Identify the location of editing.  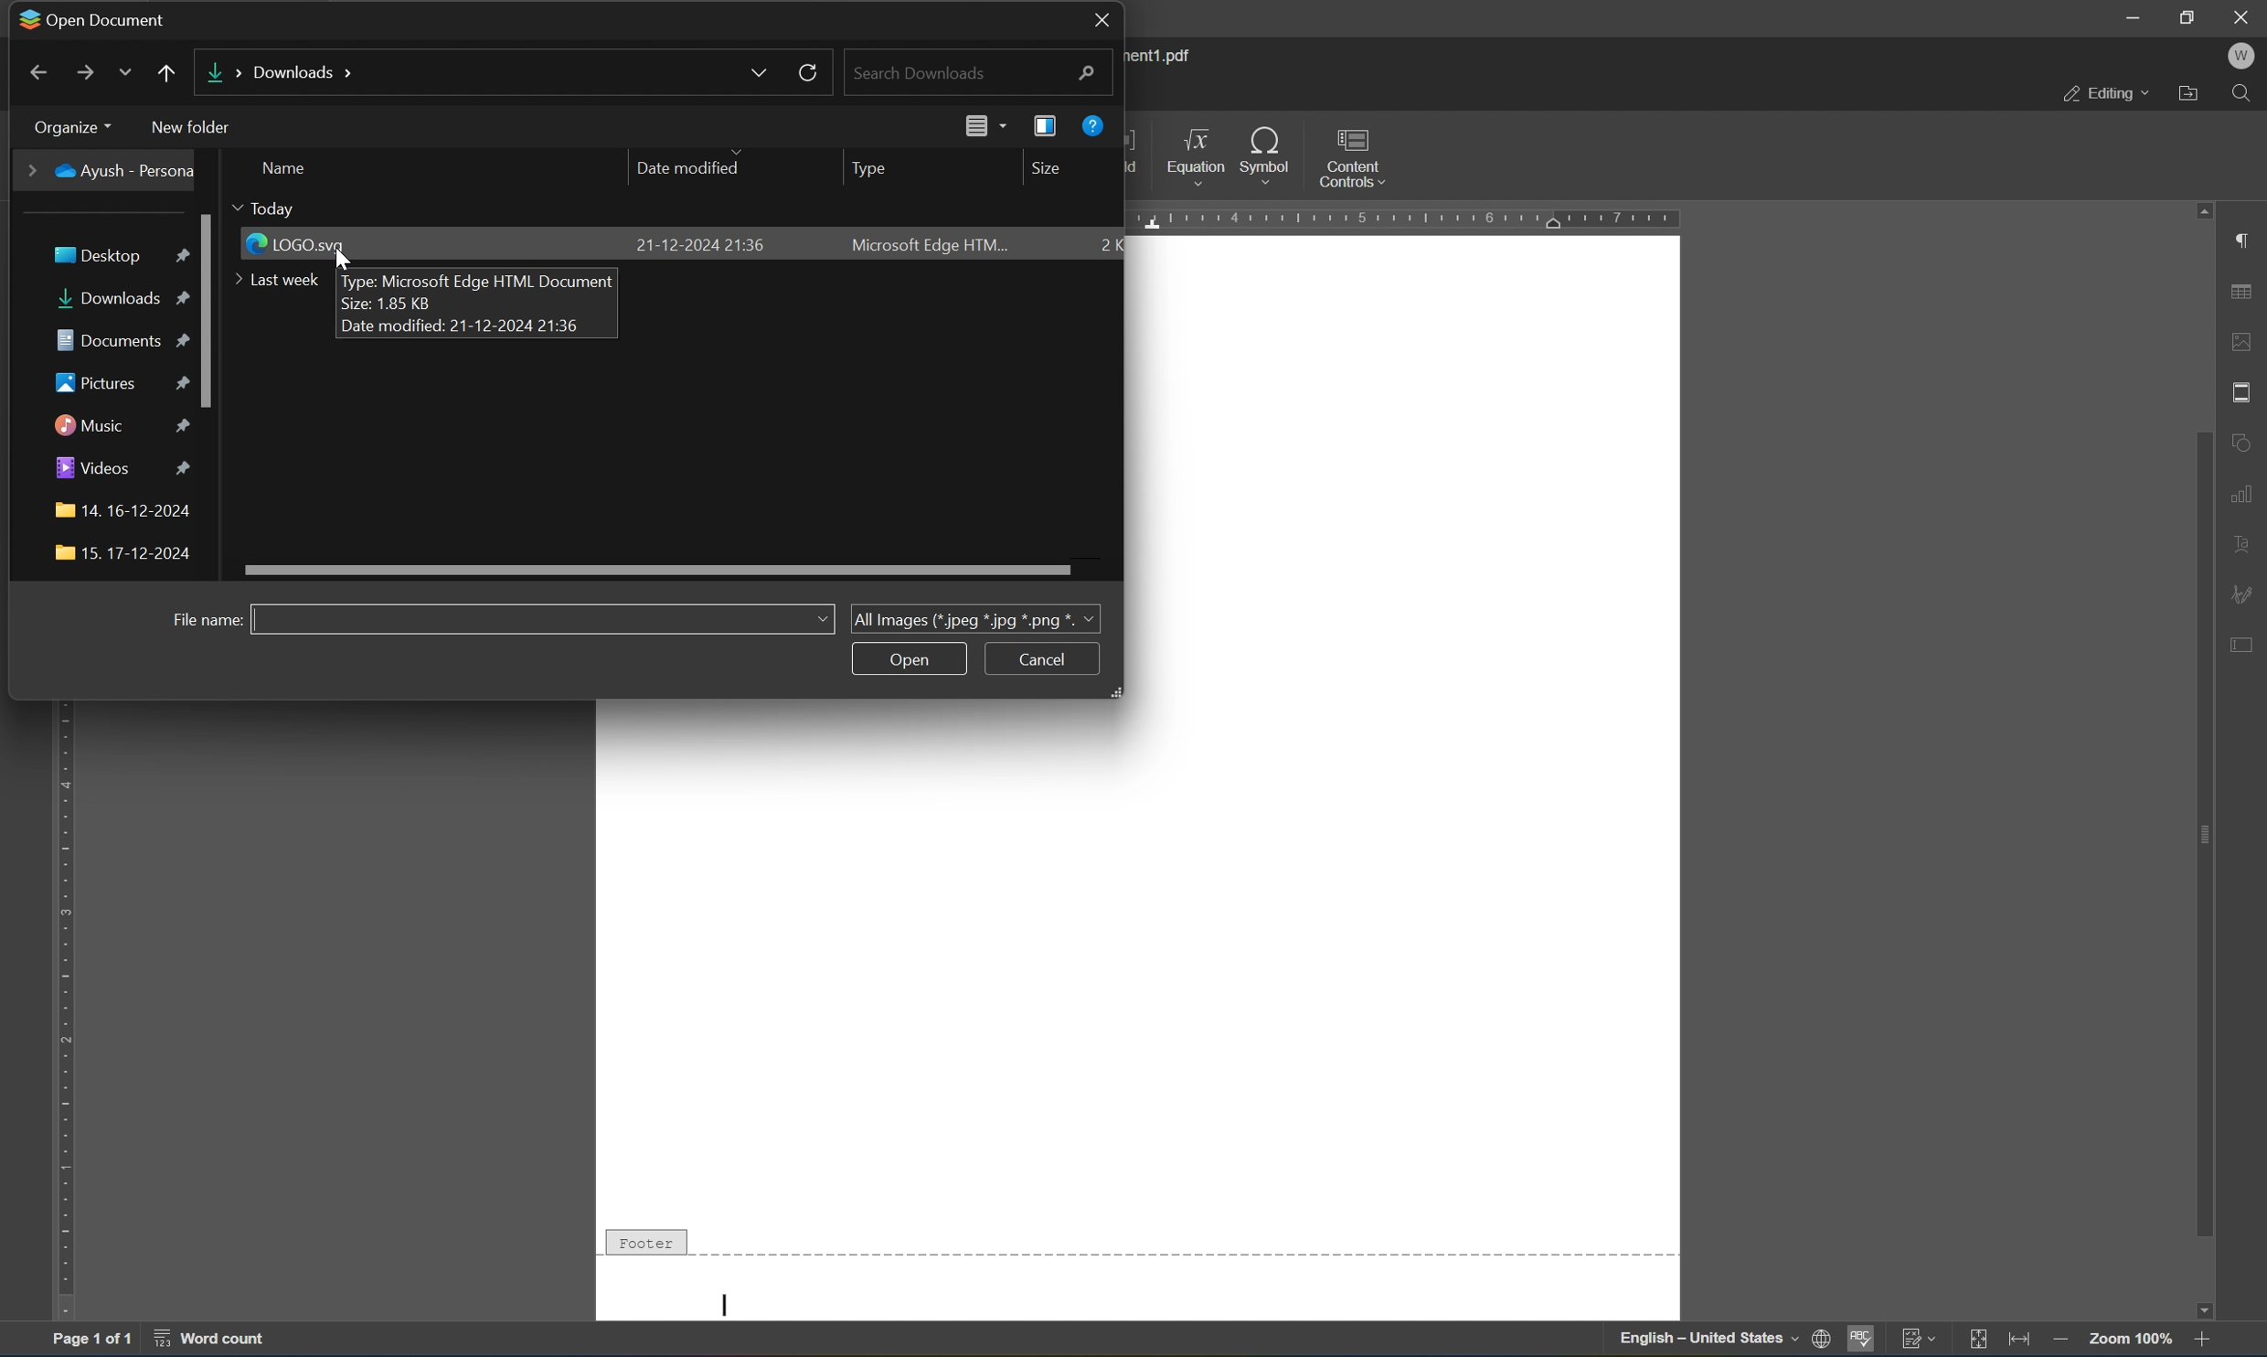
(2105, 91).